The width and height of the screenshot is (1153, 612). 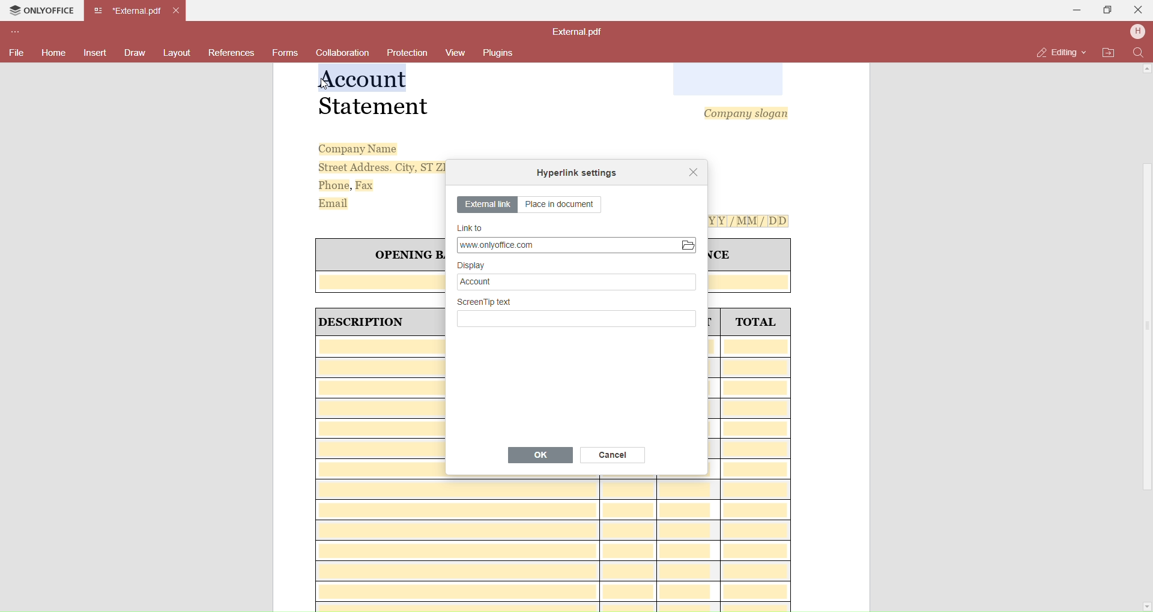 I want to click on Open, so click(x=691, y=244).